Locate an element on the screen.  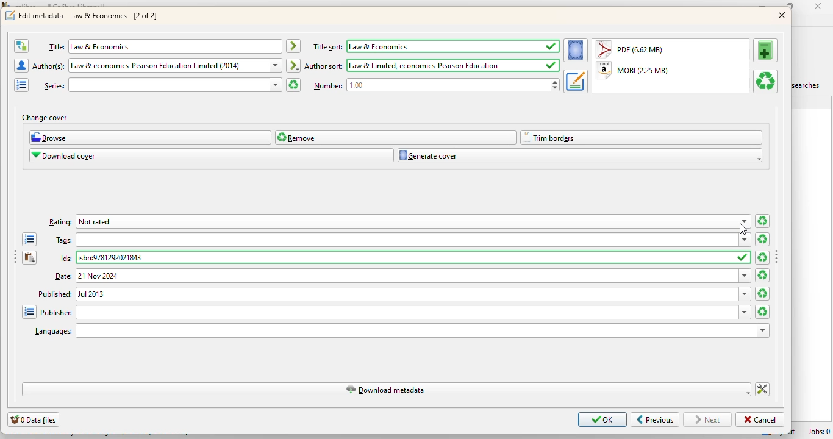
logo is located at coordinates (10, 16).